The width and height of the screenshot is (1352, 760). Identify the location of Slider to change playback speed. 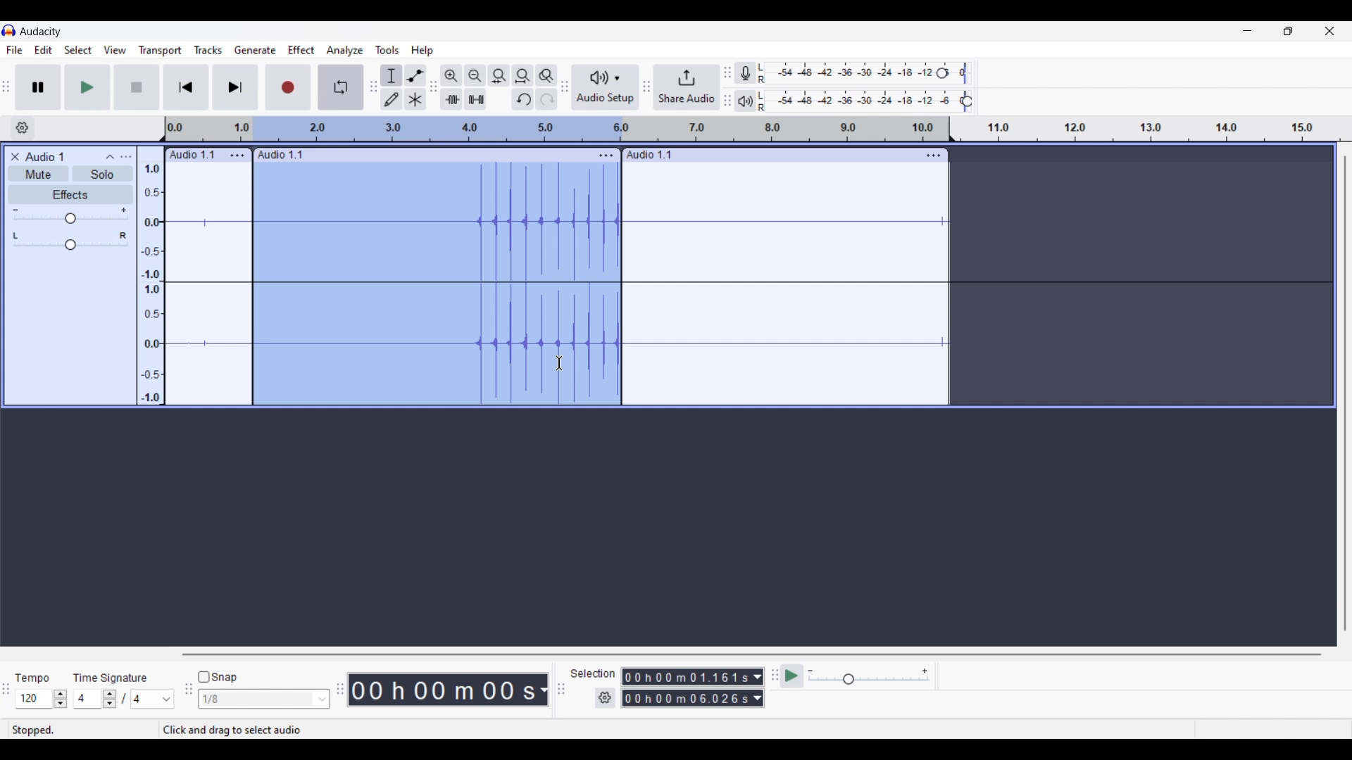
(869, 680).